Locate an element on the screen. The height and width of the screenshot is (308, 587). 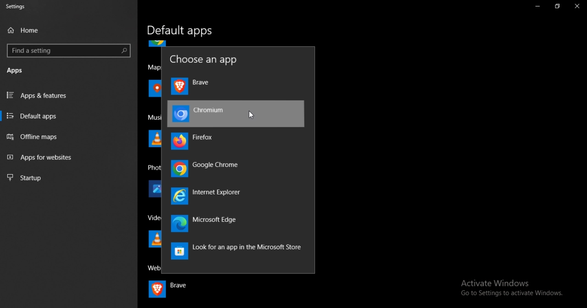
photo viewer is located at coordinates (154, 167).